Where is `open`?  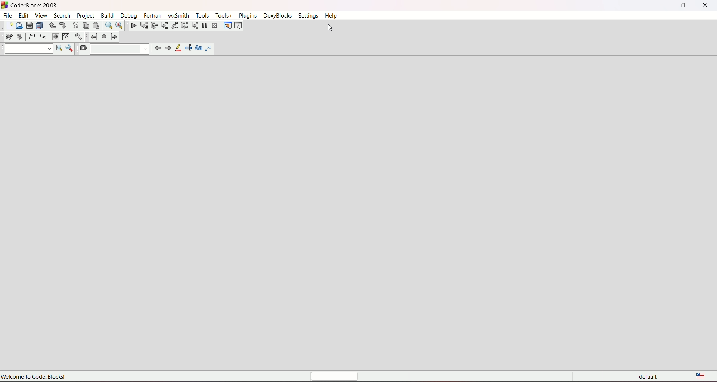
open is located at coordinates (19, 26).